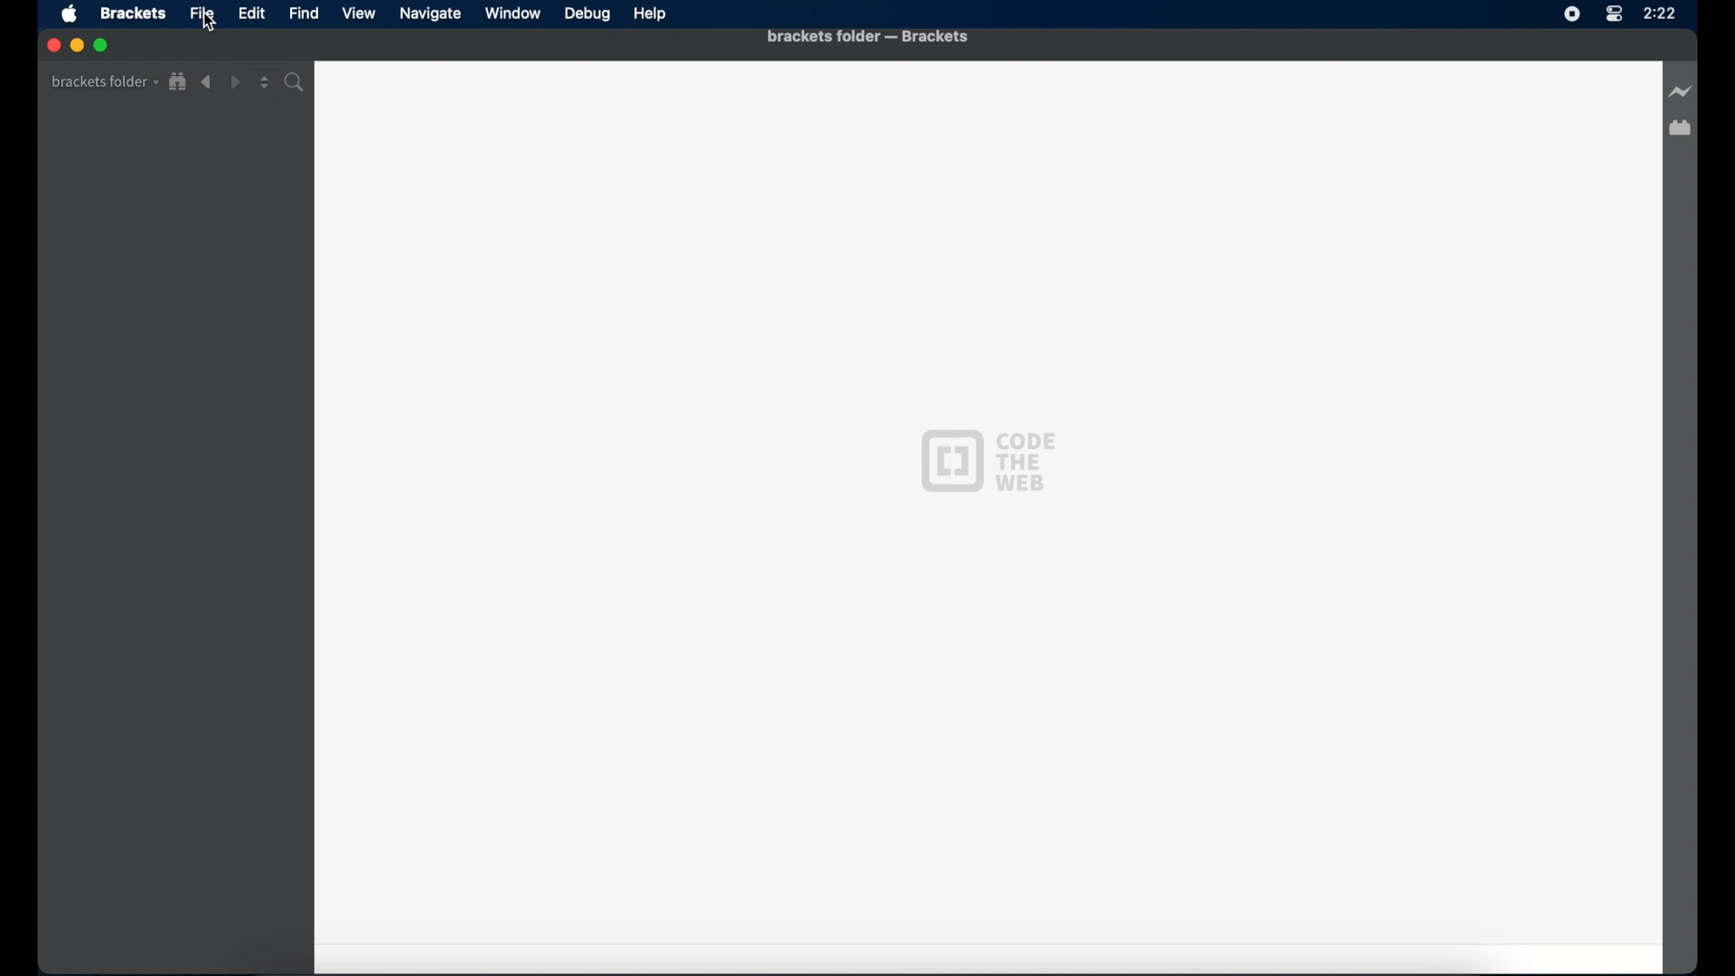 The width and height of the screenshot is (1735, 976). What do you see at coordinates (212, 33) in the screenshot?
I see `Cursor` at bounding box center [212, 33].